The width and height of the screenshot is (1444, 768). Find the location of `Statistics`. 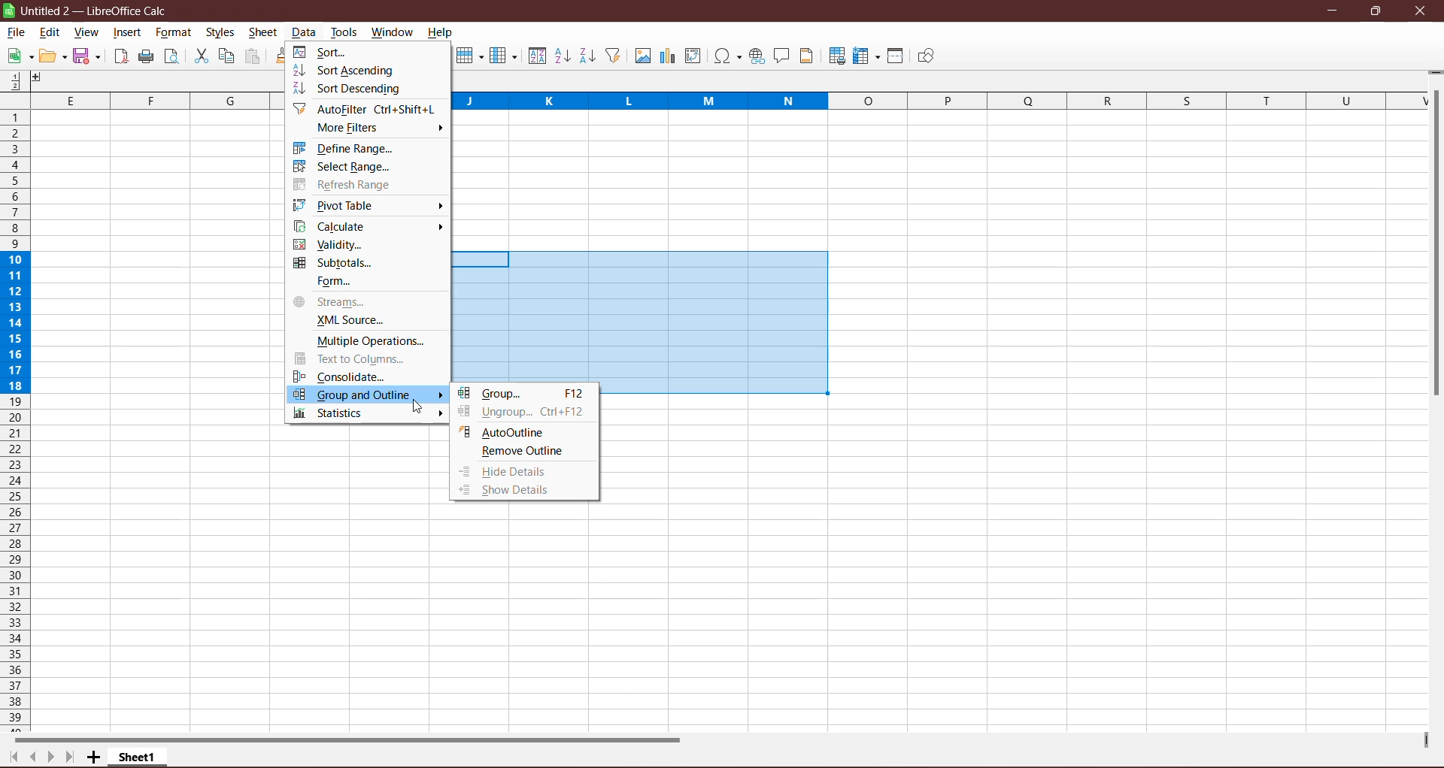

Statistics is located at coordinates (335, 413).